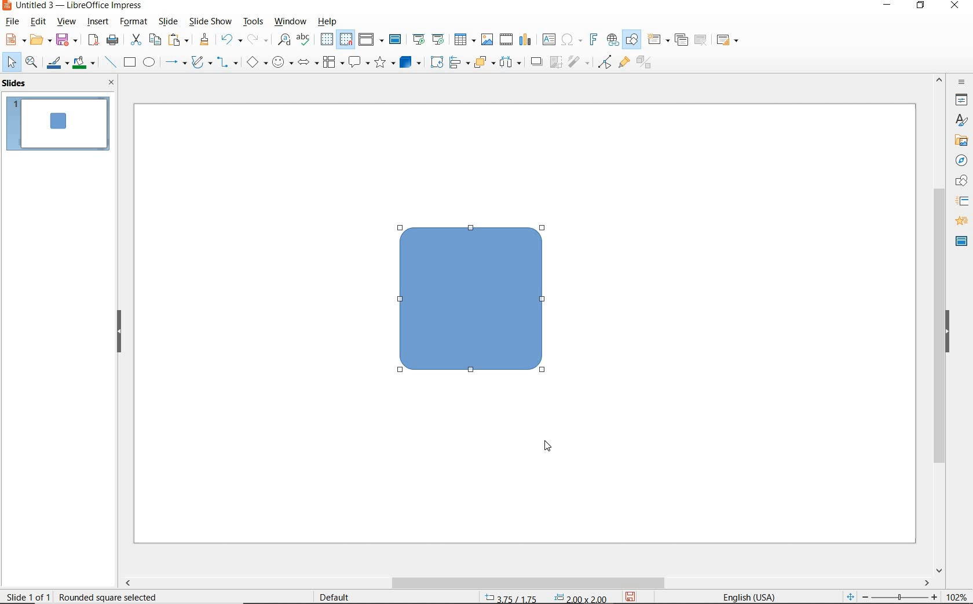 The image size is (973, 604). What do you see at coordinates (659, 42) in the screenshot?
I see `new slide` at bounding box center [659, 42].